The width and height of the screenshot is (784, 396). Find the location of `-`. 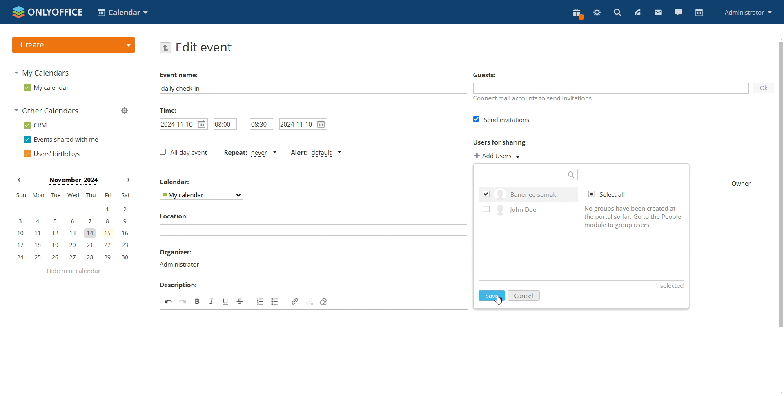

- is located at coordinates (242, 122).